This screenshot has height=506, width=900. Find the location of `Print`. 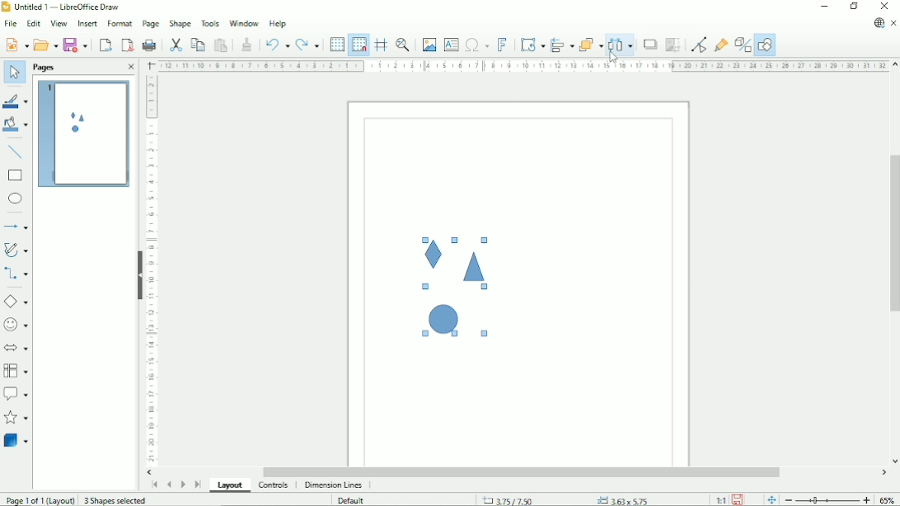

Print is located at coordinates (150, 44).